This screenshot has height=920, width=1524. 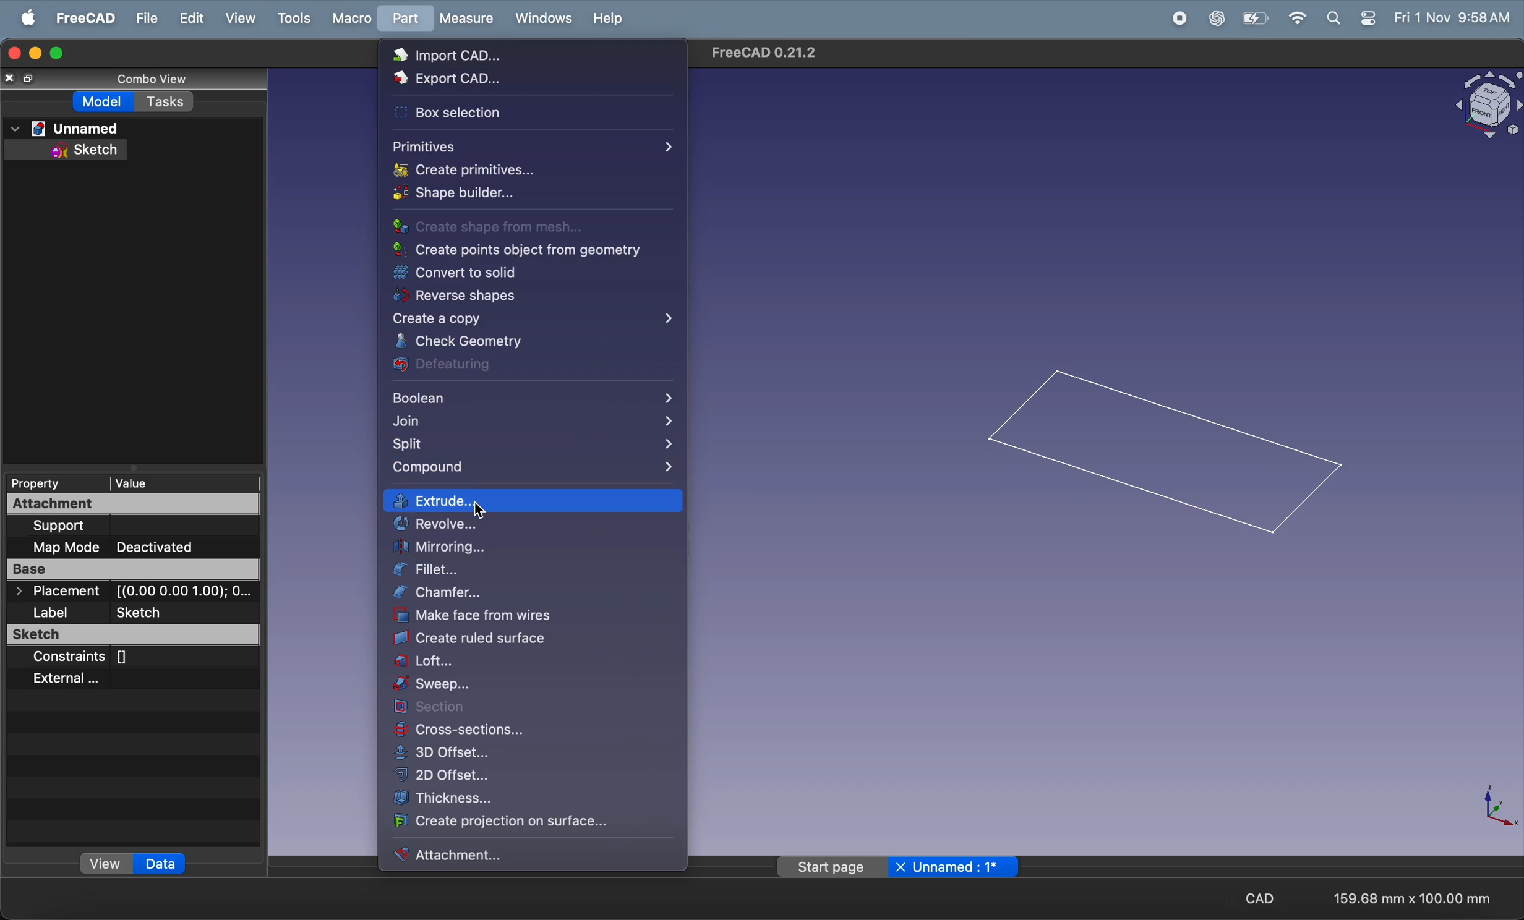 I want to click on apple widgets, so click(x=1350, y=18).